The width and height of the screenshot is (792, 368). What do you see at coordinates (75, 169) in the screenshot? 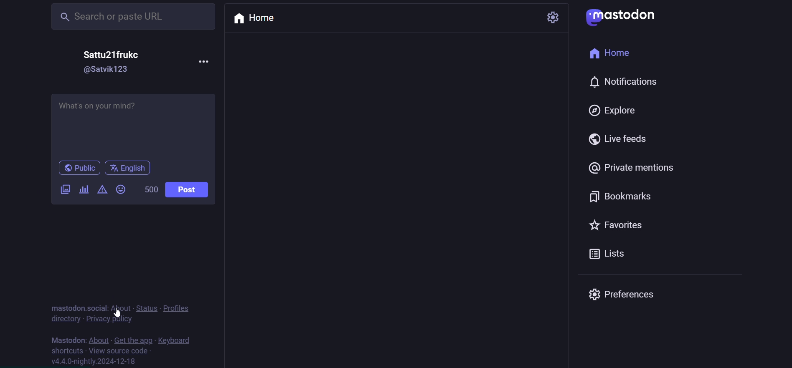
I see `public` at bounding box center [75, 169].